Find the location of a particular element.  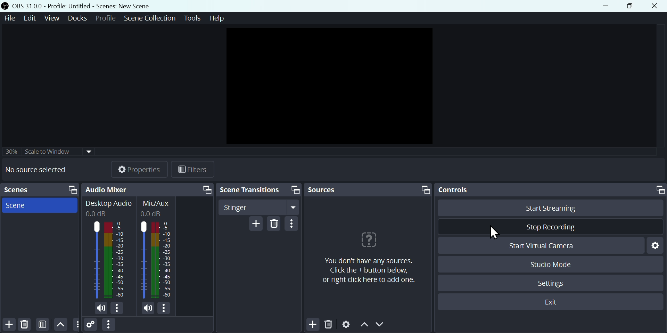

Start virtual camera is located at coordinates (549, 245).